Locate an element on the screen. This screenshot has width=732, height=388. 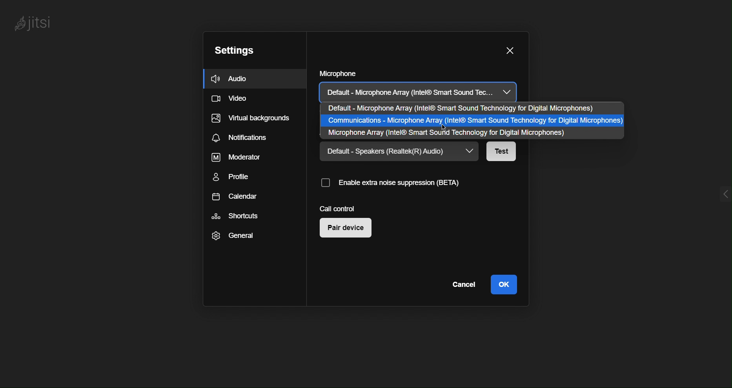
Default - Speakers (Realtek(R) Audio) is located at coordinates (399, 150).